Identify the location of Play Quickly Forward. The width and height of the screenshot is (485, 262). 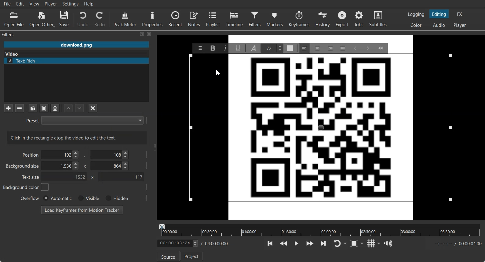
(310, 243).